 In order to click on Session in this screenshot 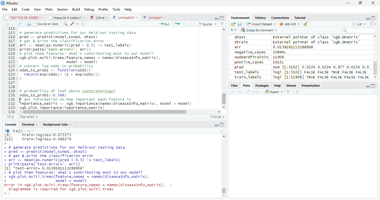, I will do `click(63, 9)`.